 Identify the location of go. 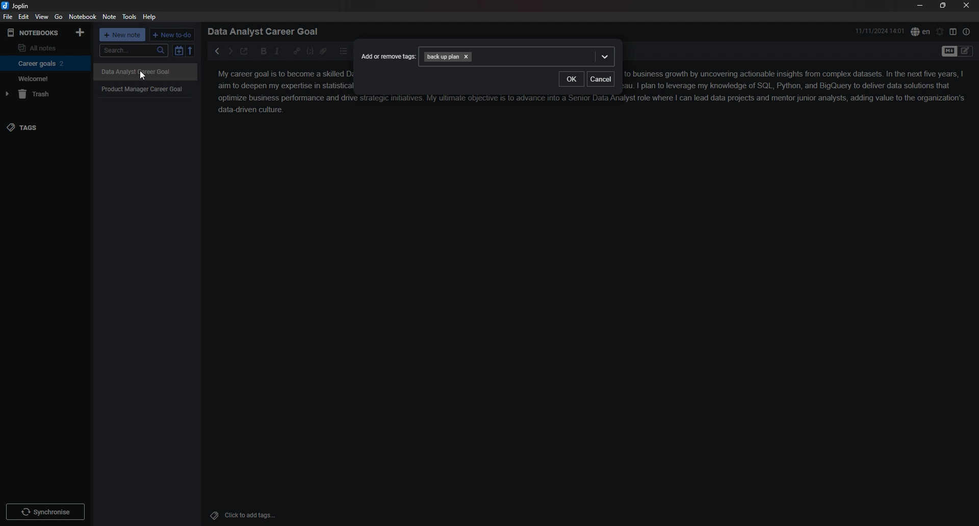
(59, 17).